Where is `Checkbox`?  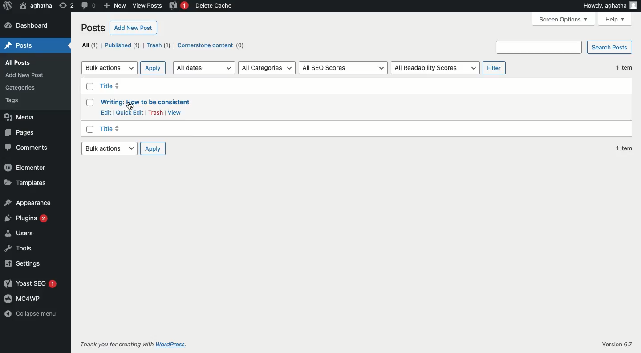
Checkbox is located at coordinates (91, 108).